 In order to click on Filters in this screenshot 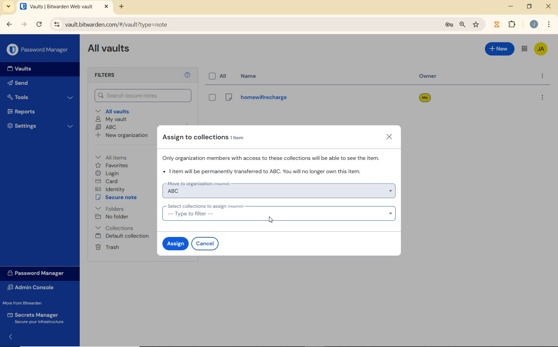, I will do `click(112, 75)`.